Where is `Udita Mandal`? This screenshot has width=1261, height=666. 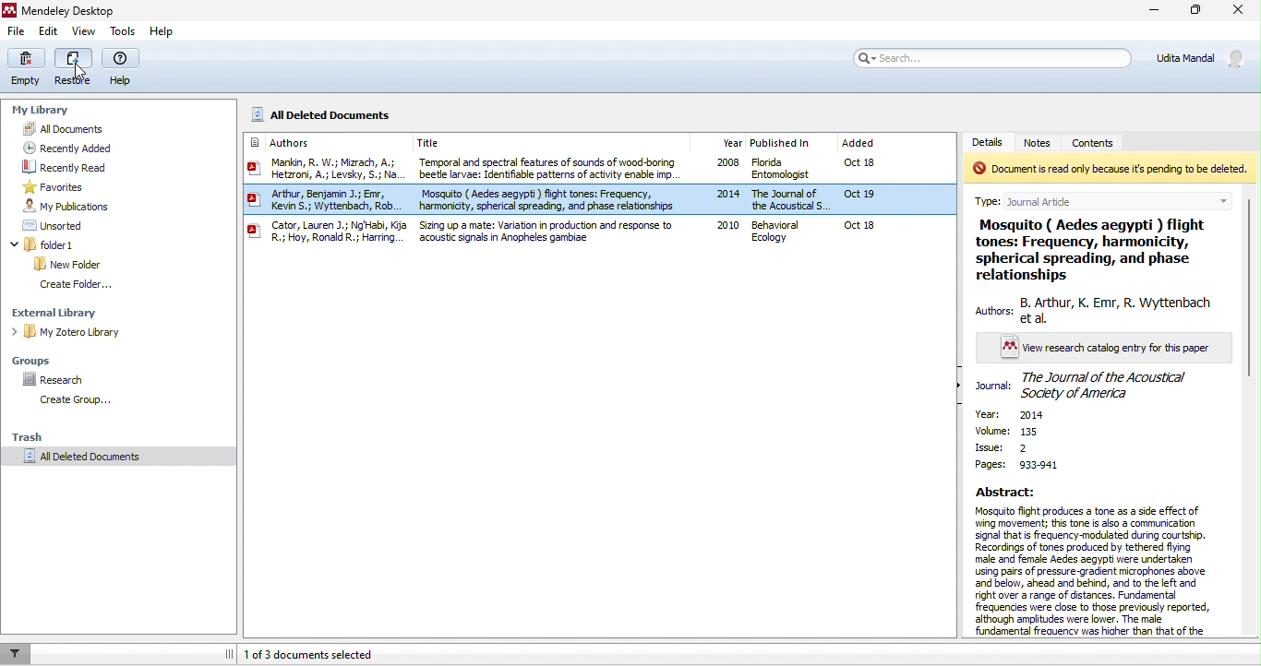 Udita Mandal is located at coordinates (1204, 56).